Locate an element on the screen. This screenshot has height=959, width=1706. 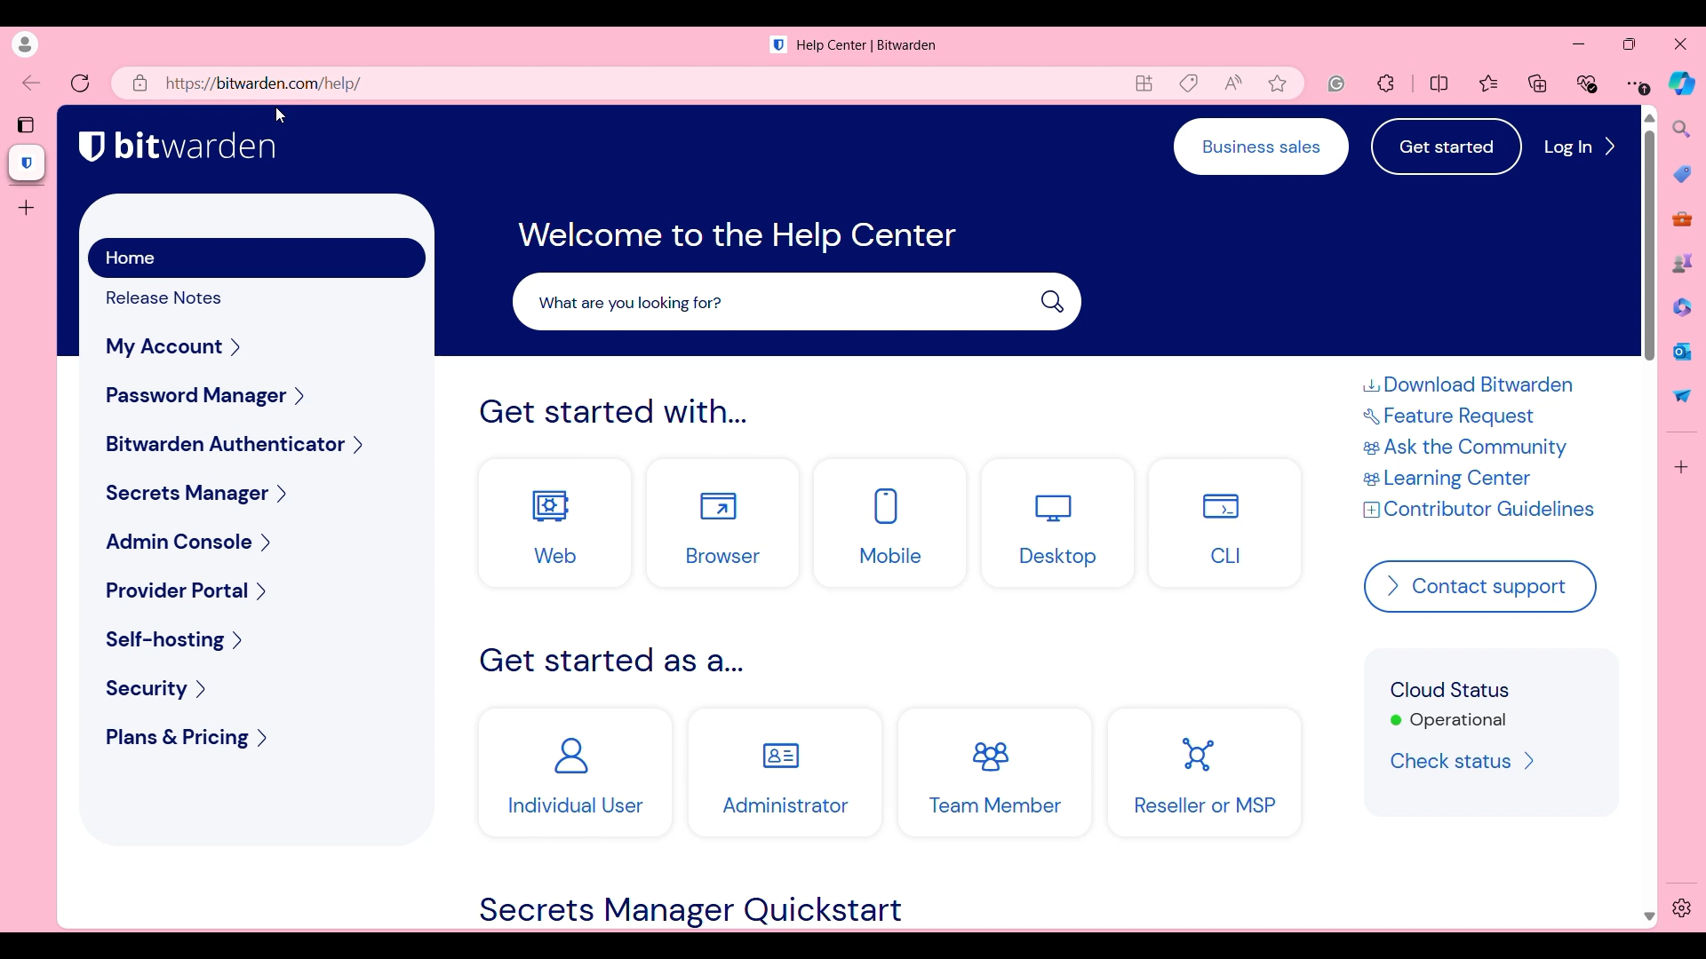
More settings is located at coordinates (1638, 83).